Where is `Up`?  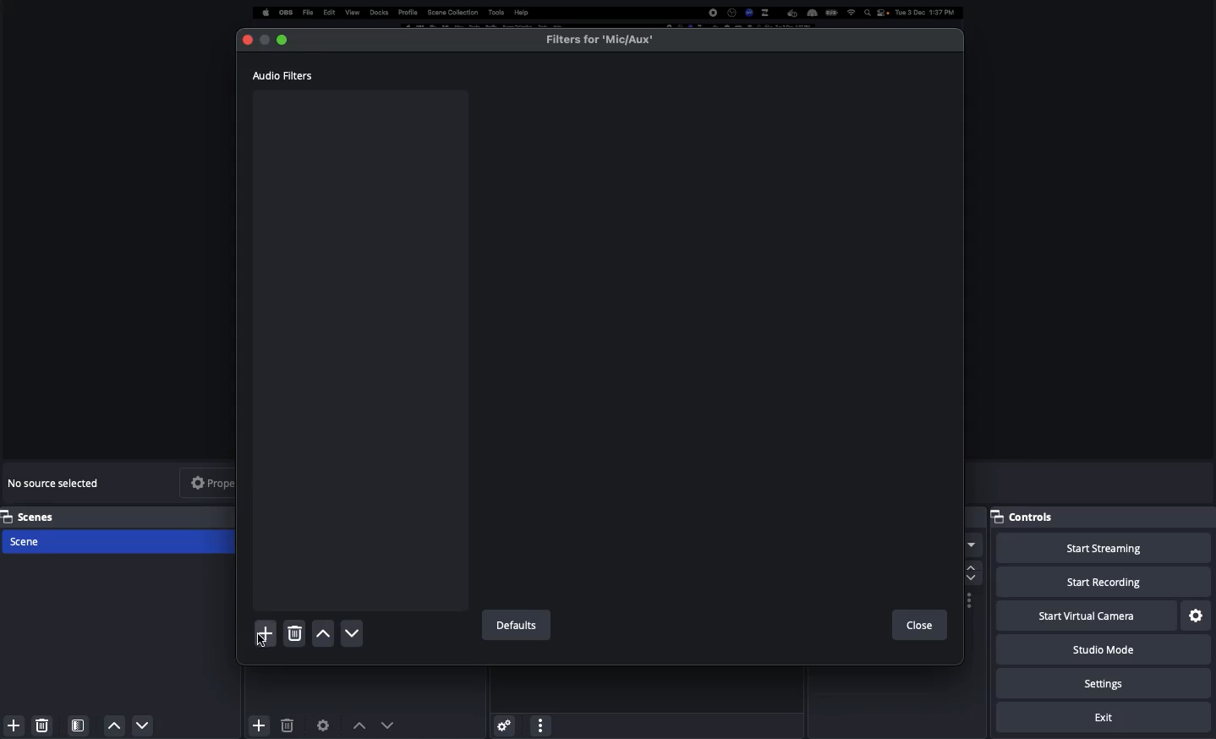
Up is located at coordinates (115, 725).